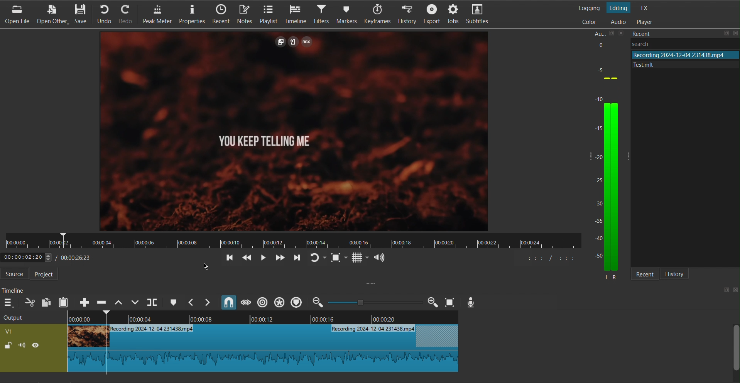 The image size is (740, 383). I want to click on close, so click(735, 290).